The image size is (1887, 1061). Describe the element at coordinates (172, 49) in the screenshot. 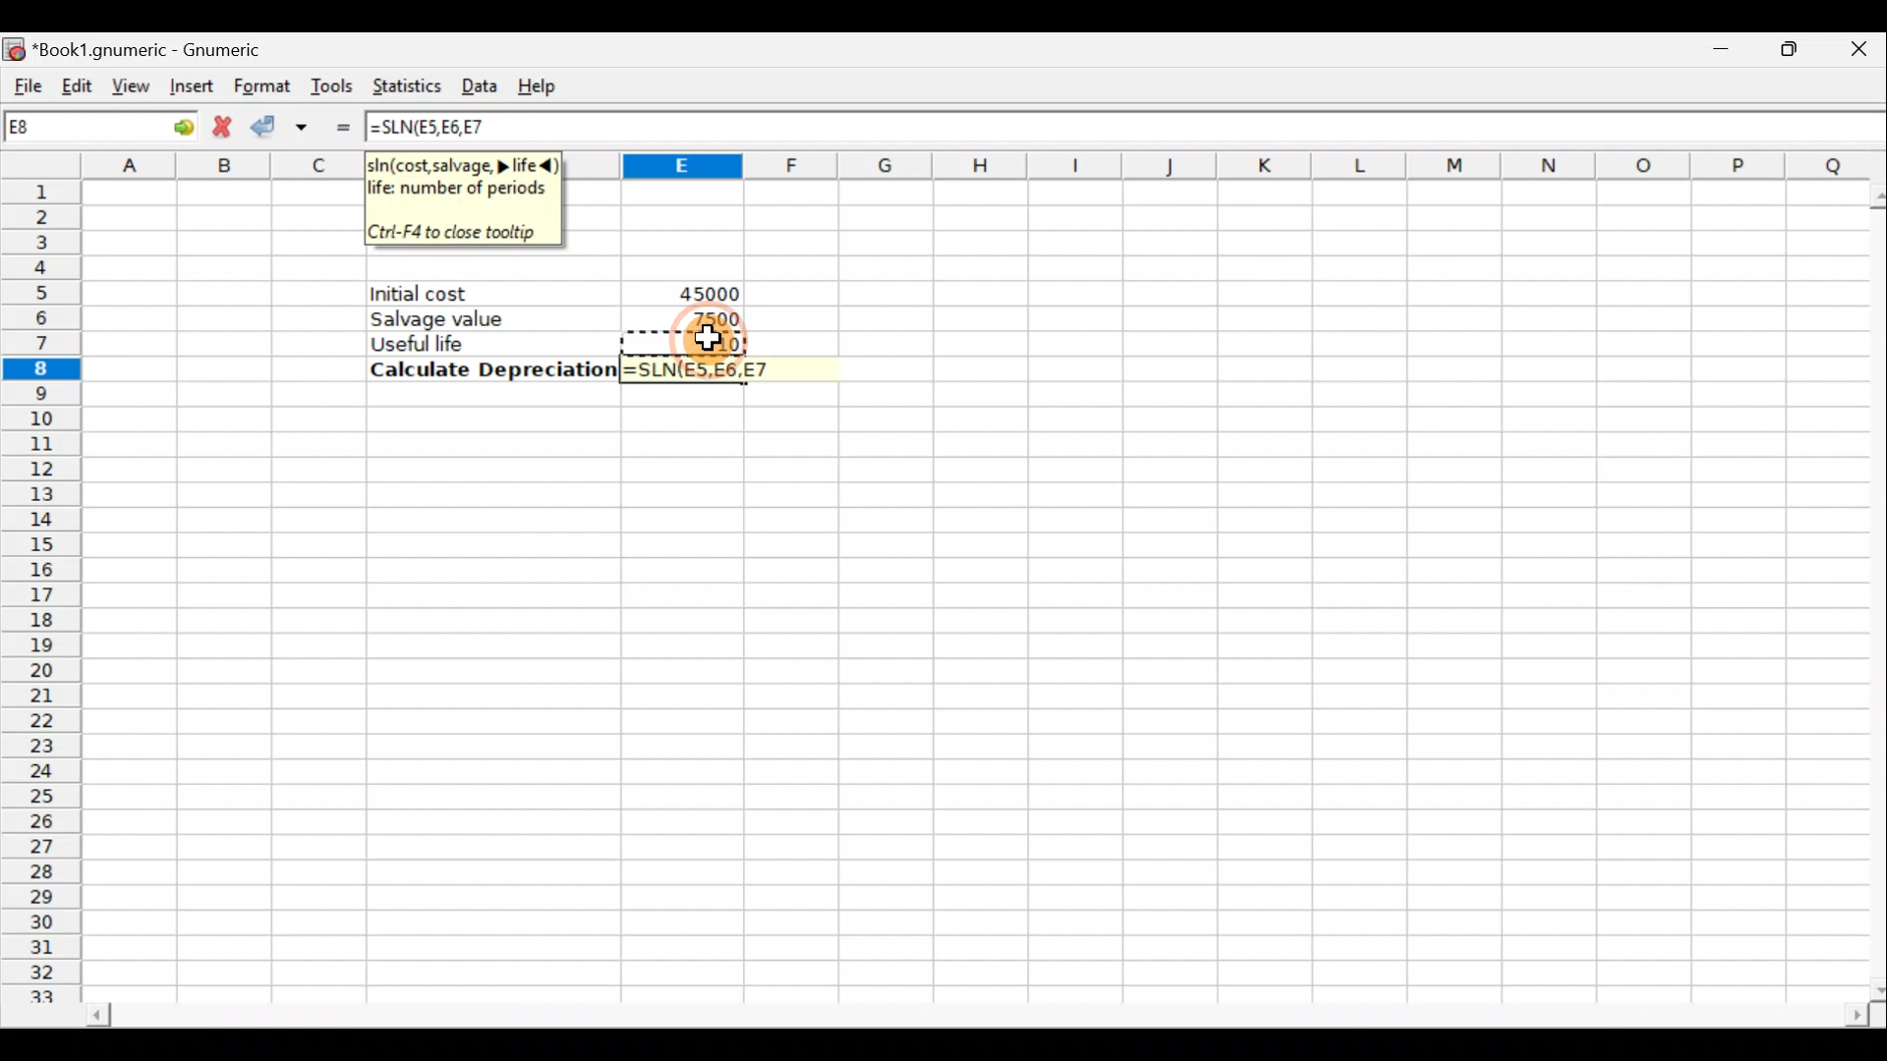

I see `*Book1.gnumeric - Gnumeric` at that location.